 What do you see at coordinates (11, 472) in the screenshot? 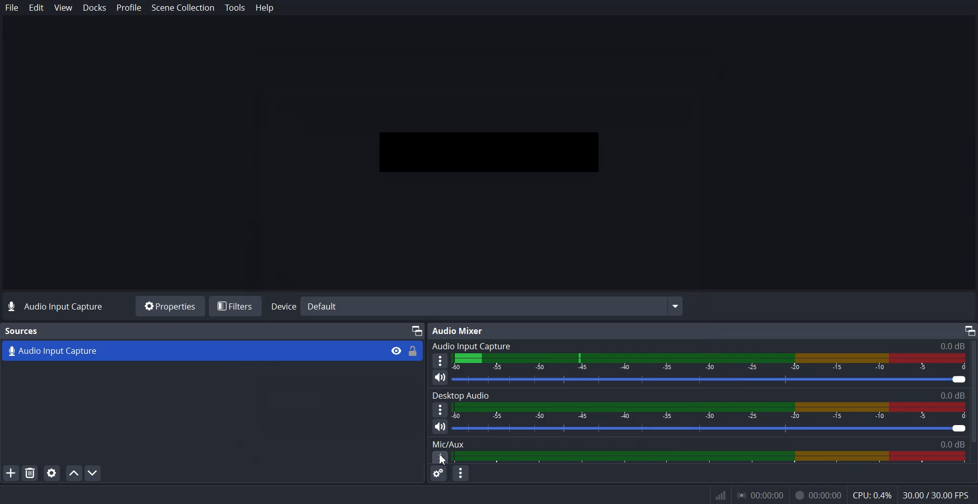
I see `Add Source` at bounding box center [11, 472].